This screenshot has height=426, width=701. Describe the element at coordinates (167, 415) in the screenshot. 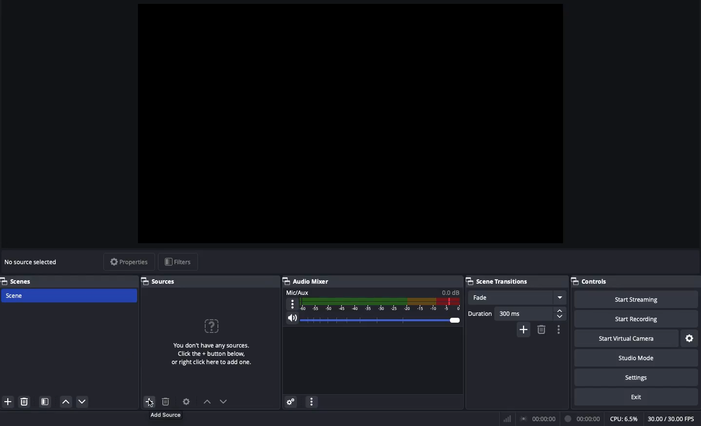

I see `ADD SOURCE` at that location.